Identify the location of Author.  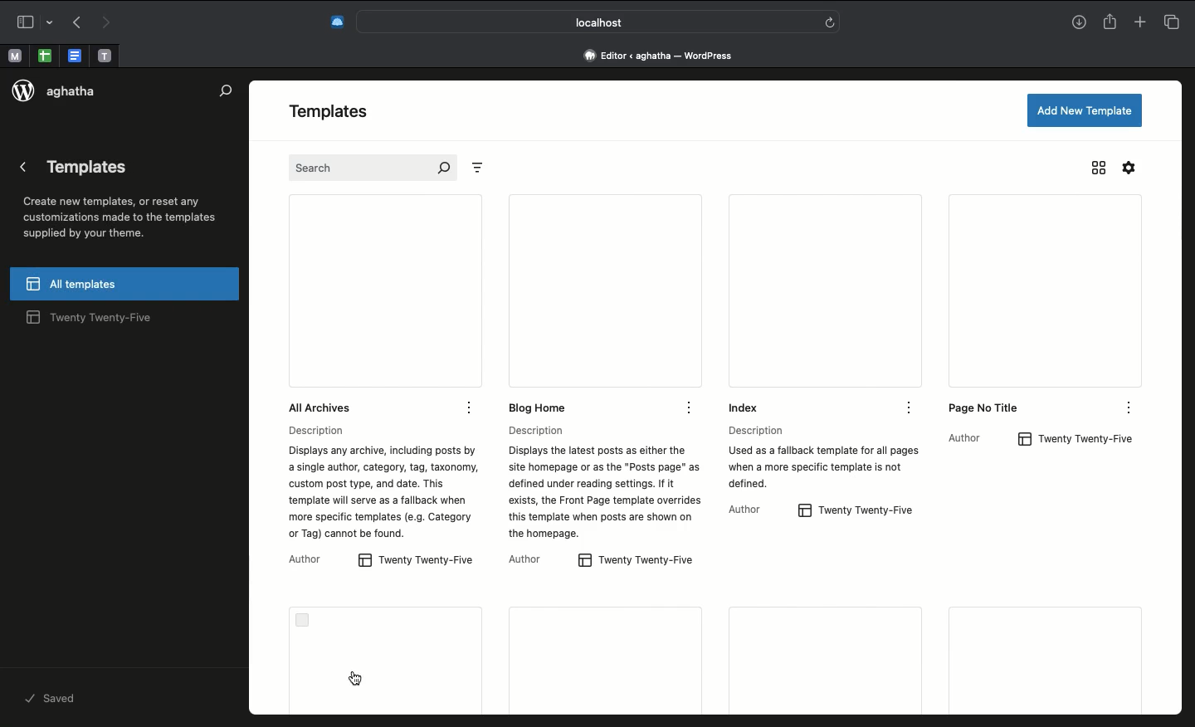
(526, 559).